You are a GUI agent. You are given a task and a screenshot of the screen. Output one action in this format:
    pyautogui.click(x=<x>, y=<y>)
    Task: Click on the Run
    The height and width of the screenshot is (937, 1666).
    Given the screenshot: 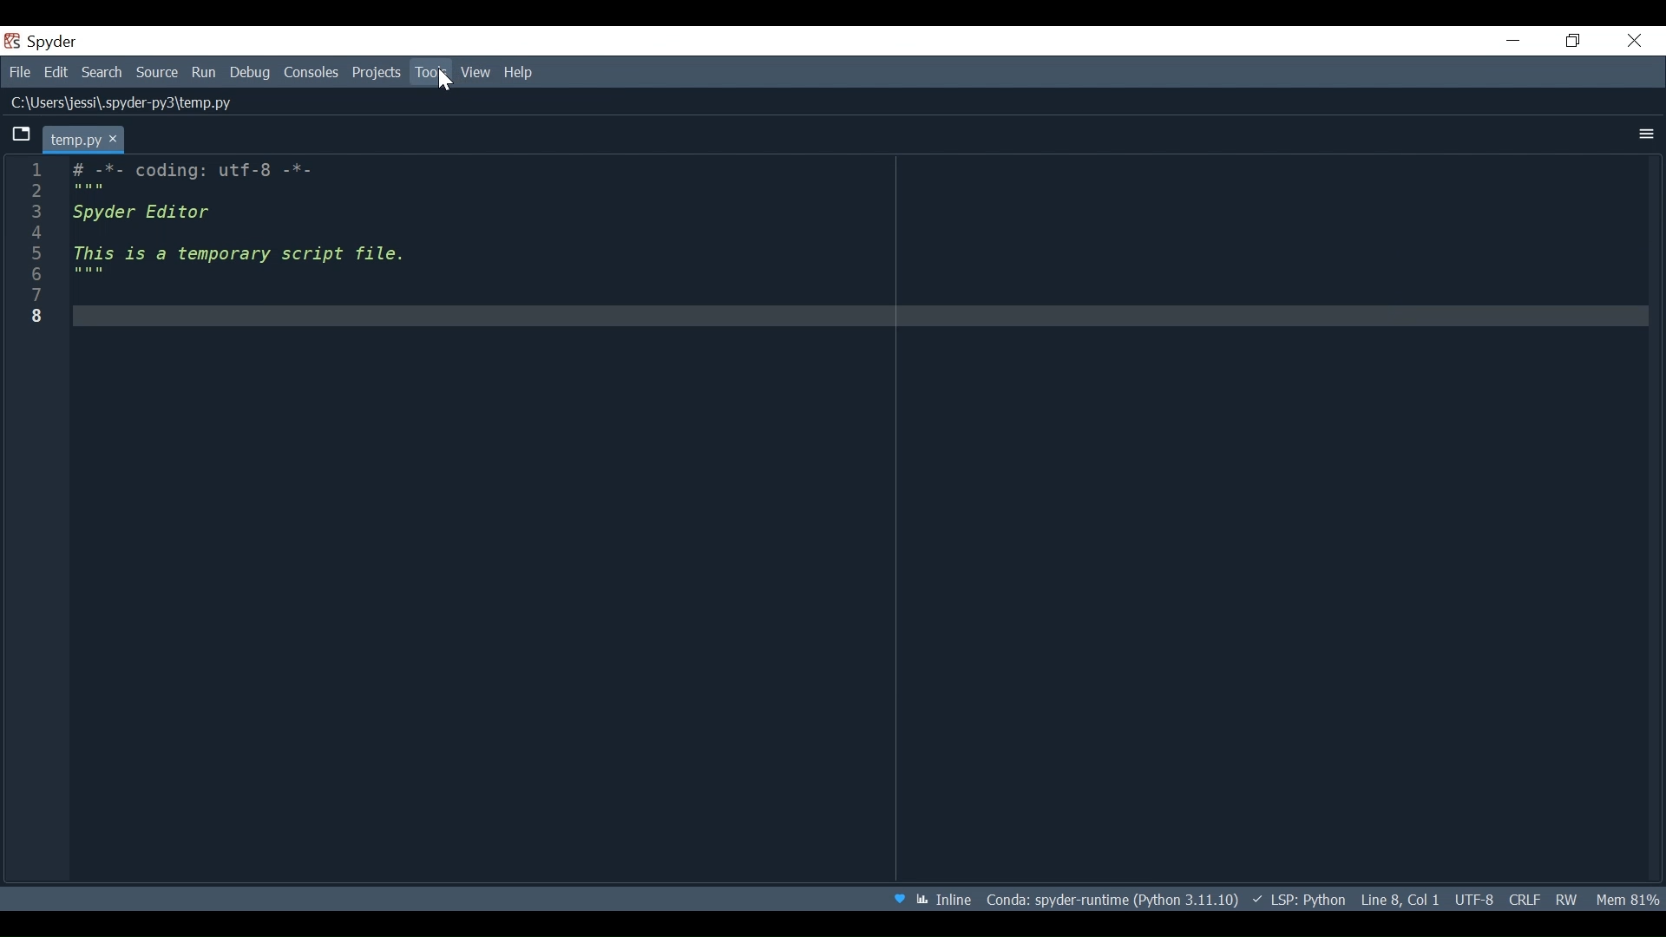 What is the action you would take?
    pyautogui.click(x=206, y=73)
    